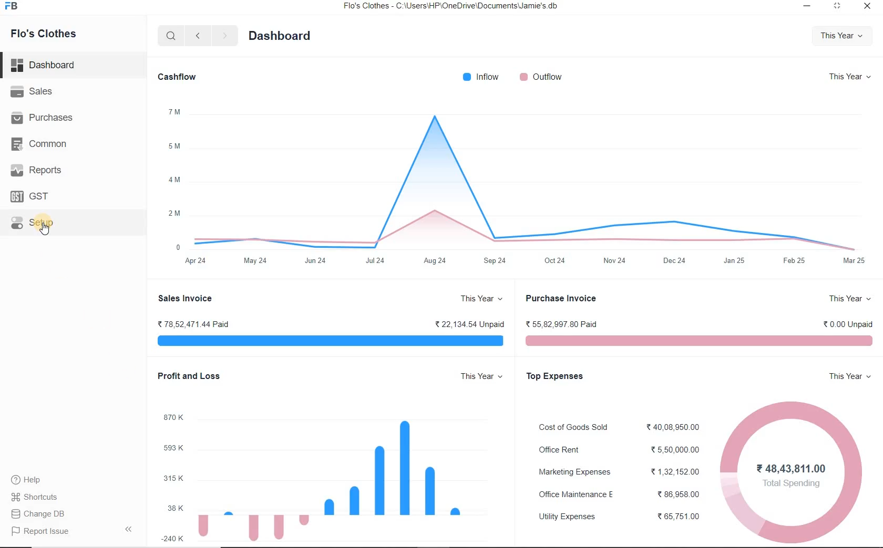 Image resolution: width=883 pixels, height=548 pixels. What do you see at coordinates (172, 449) in the screenshot?
I see `593 k` at bounding box center [172, 449].